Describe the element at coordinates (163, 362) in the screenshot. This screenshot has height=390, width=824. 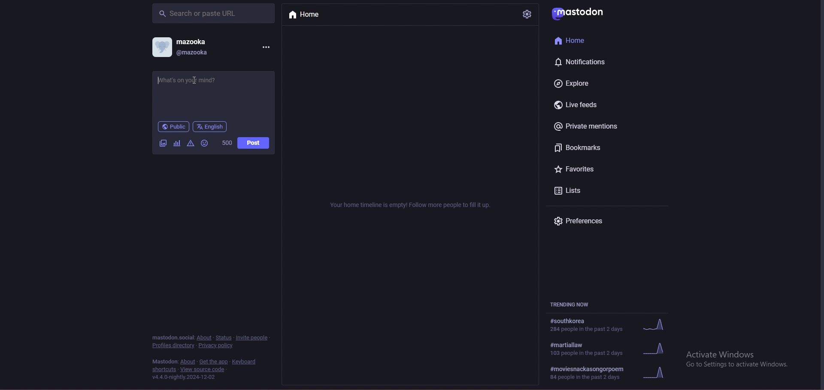
I see `mastodon` at that location.